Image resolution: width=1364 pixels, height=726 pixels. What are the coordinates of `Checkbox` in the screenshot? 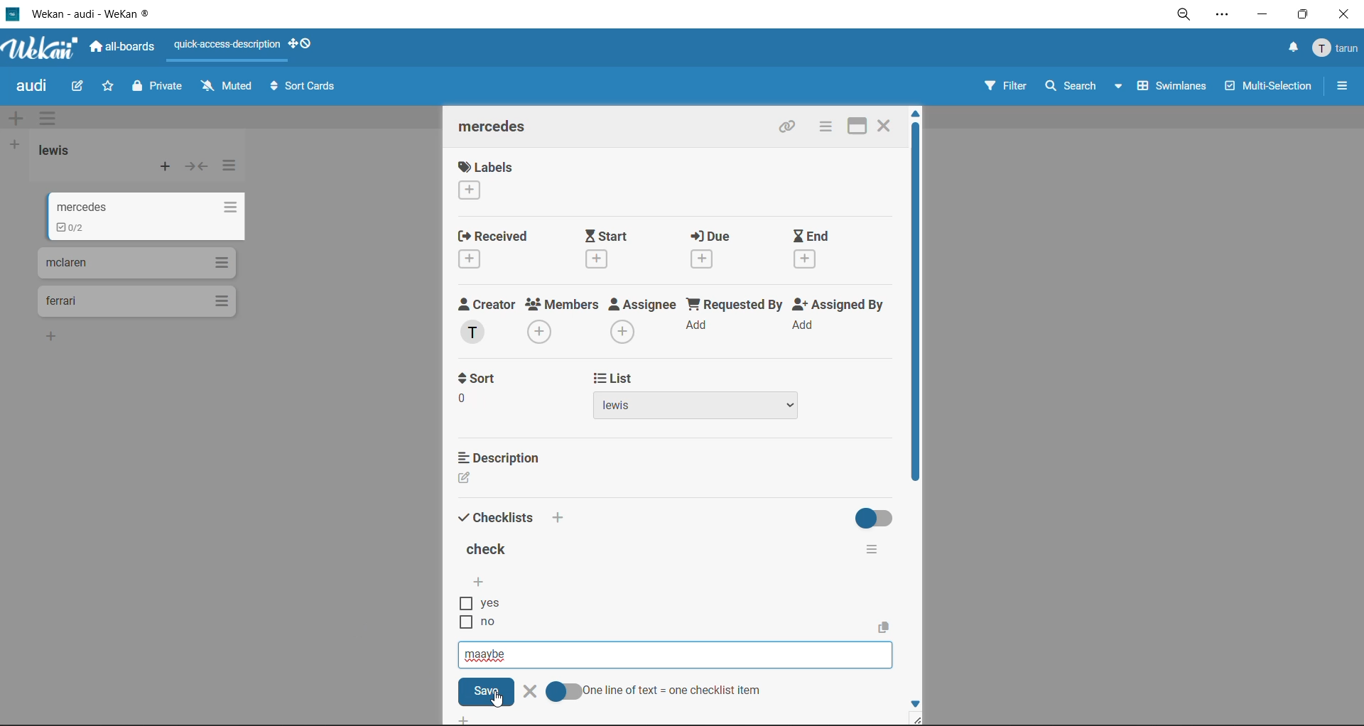 It's located at (462, 623).